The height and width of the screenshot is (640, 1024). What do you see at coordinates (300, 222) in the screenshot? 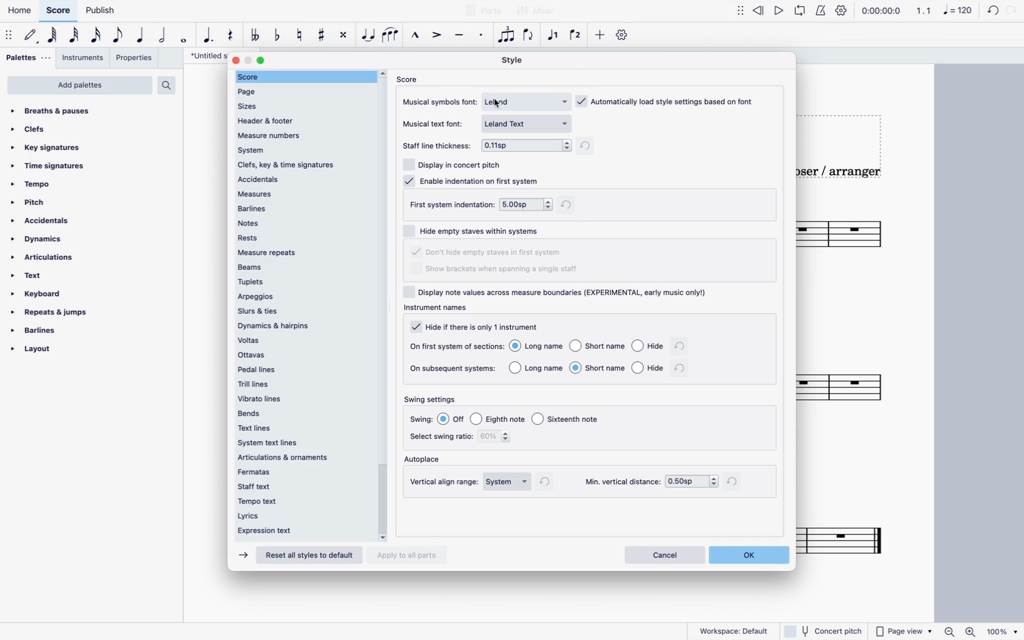
I see `notes` at bounding box center [300, 222].